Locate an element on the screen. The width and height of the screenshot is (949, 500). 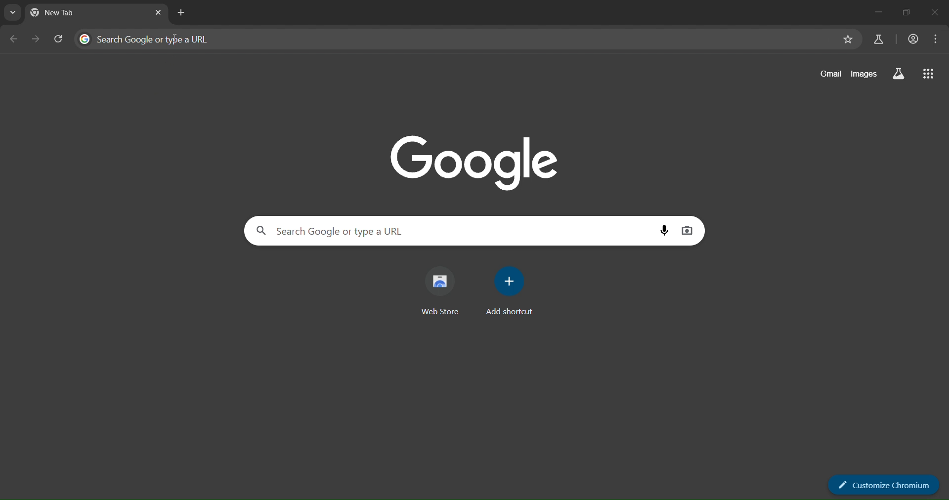
customize chromium is located at coordinates (885, 485).